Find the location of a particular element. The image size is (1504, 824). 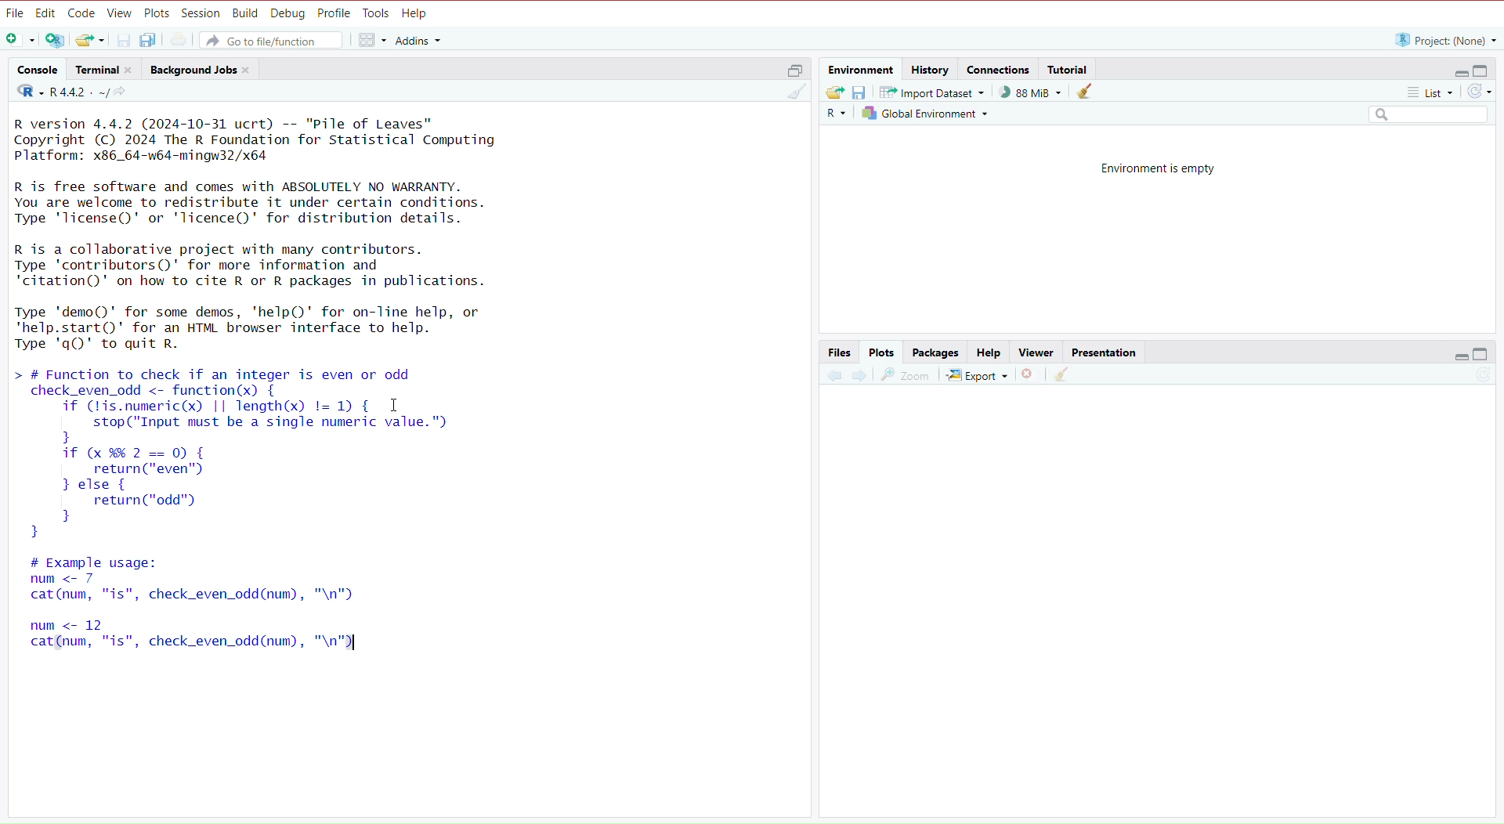

save current document is located at coordinates (125, 39).